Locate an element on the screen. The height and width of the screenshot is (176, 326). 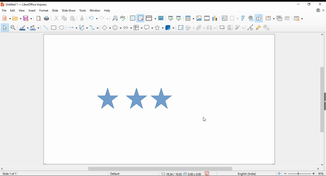
insert special characters is located at coordinates (234, 18).